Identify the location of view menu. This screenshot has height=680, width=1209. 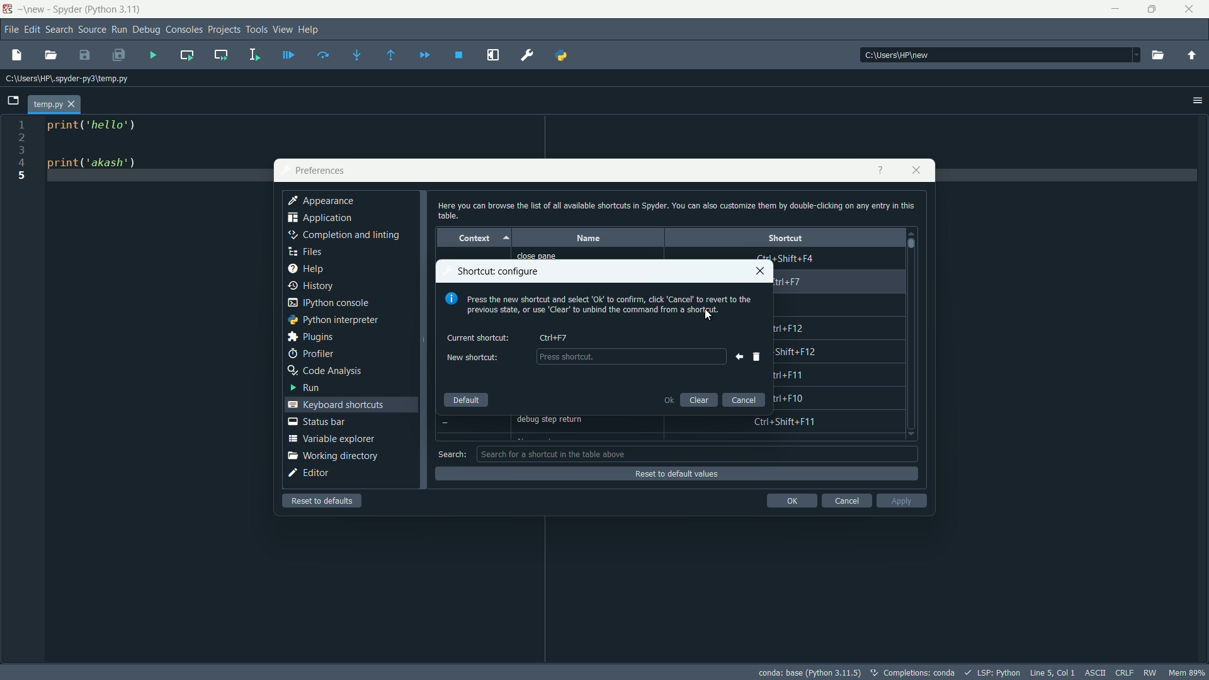
(283, 29).